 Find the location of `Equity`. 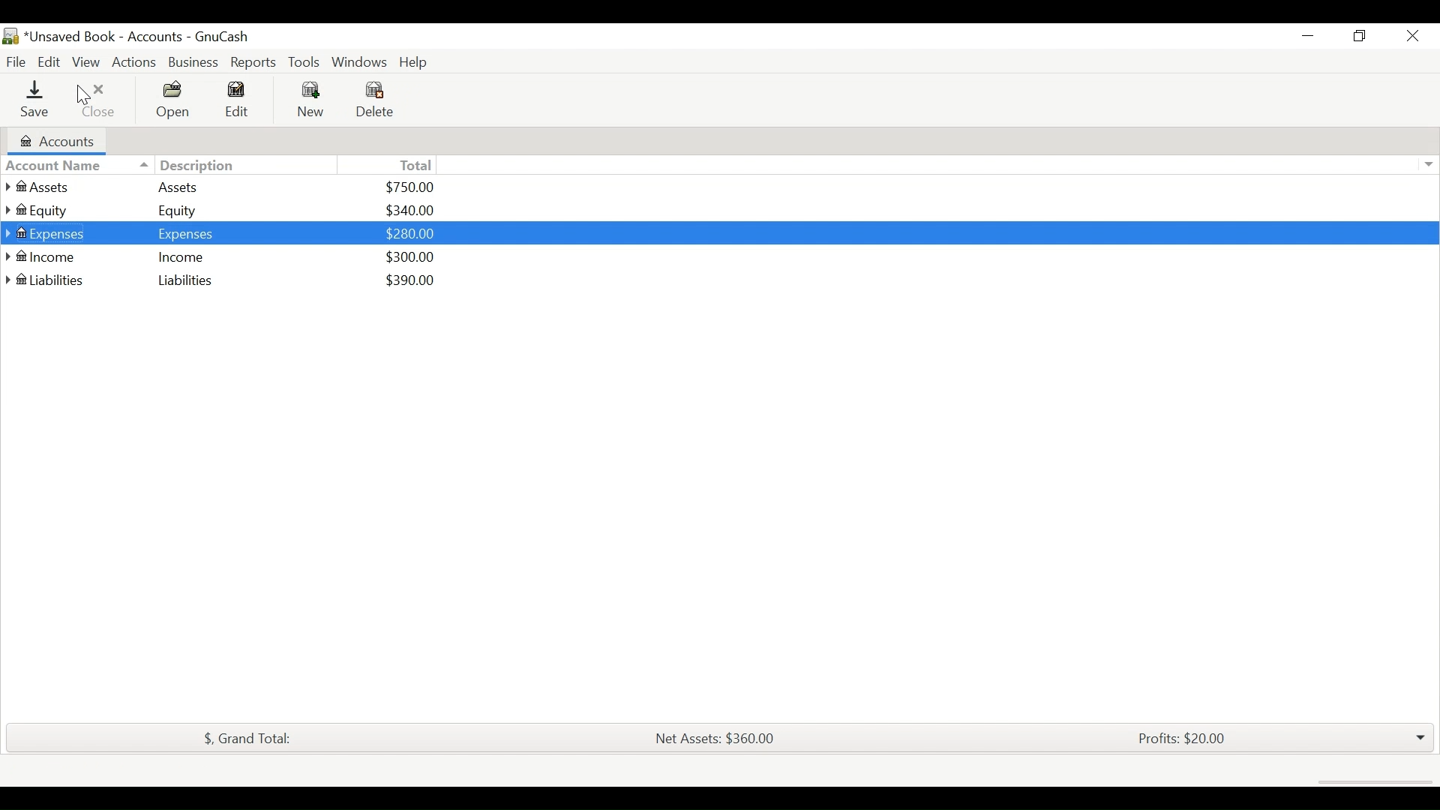

Equity is located at coordinates (55, 210).